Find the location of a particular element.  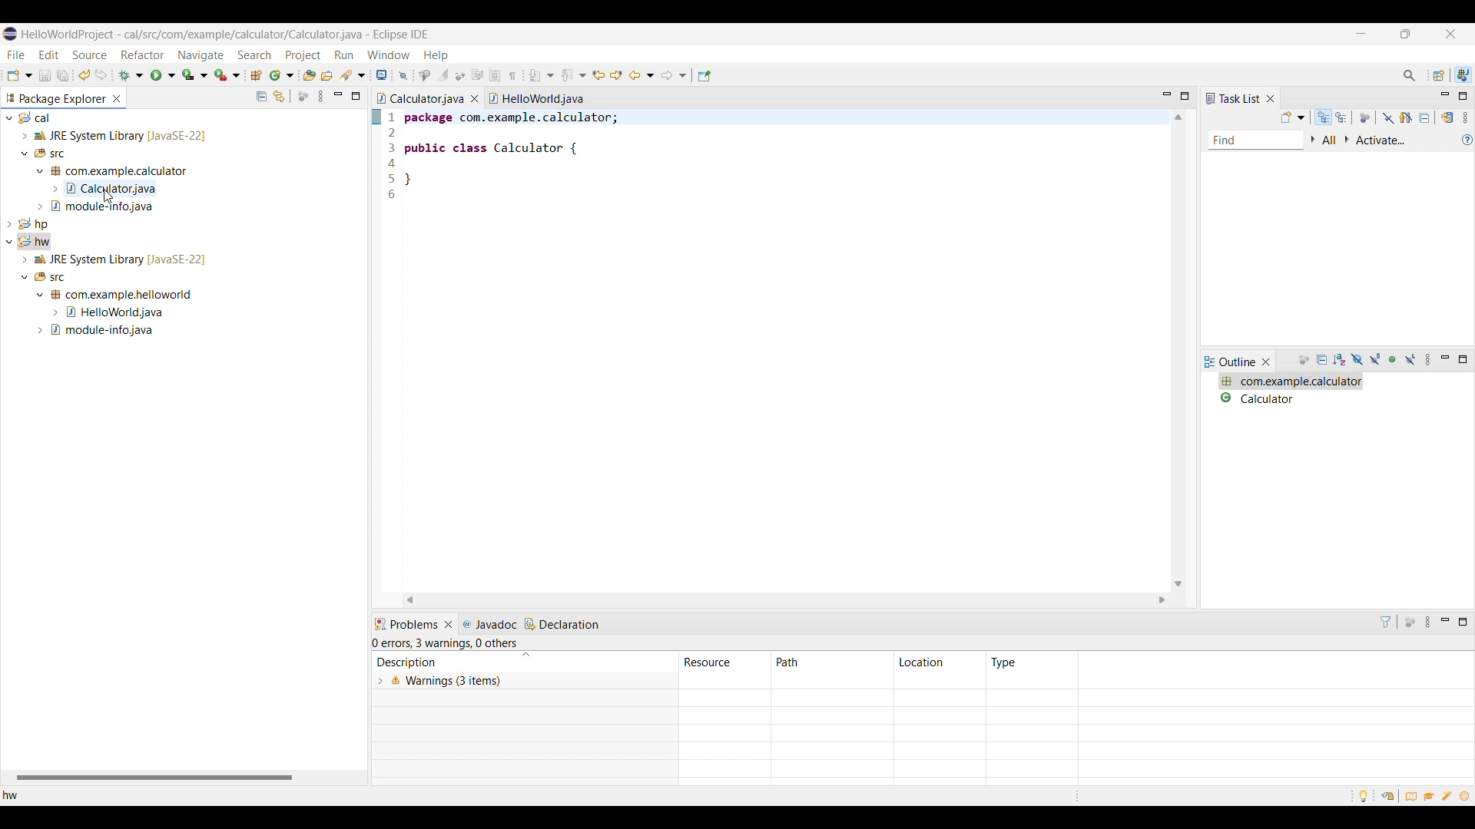

Minimize is located at coordinates (1168, 96).